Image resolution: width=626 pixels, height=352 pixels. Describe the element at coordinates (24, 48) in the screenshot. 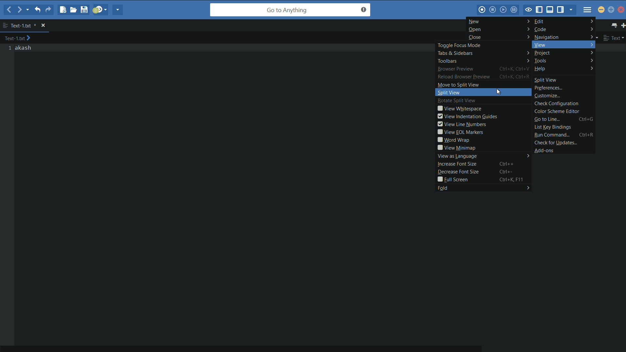

I see `Akash` at that location.